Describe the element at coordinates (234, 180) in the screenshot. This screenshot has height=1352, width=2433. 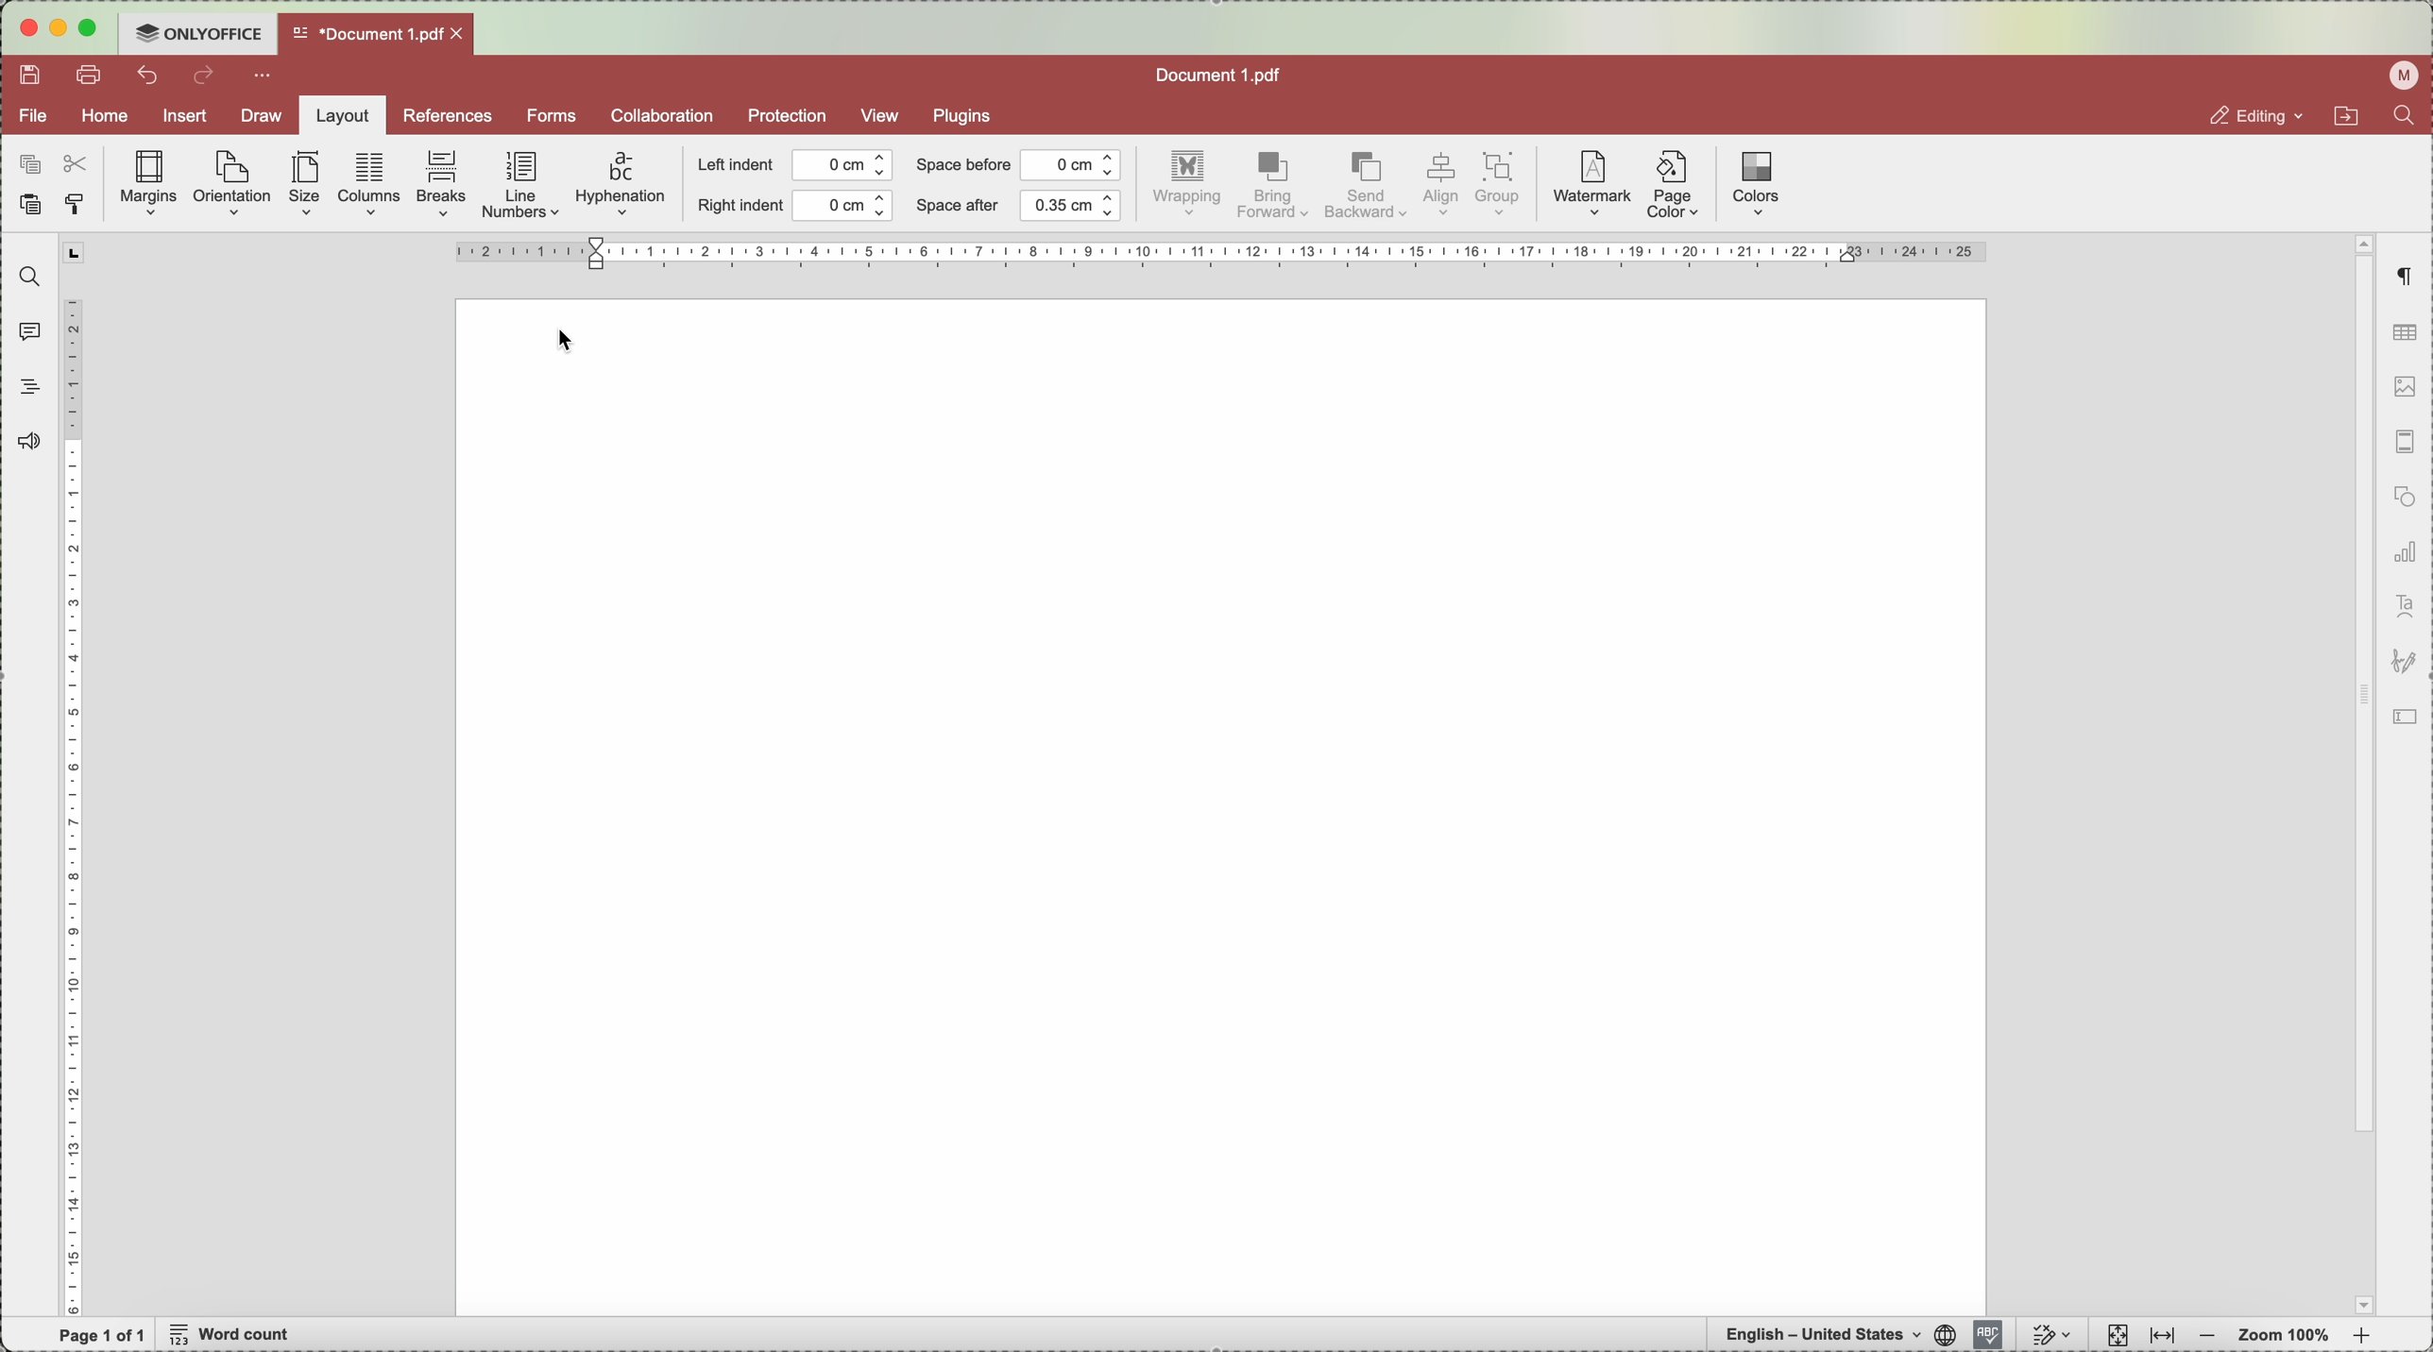
I see `orientation` at that location.